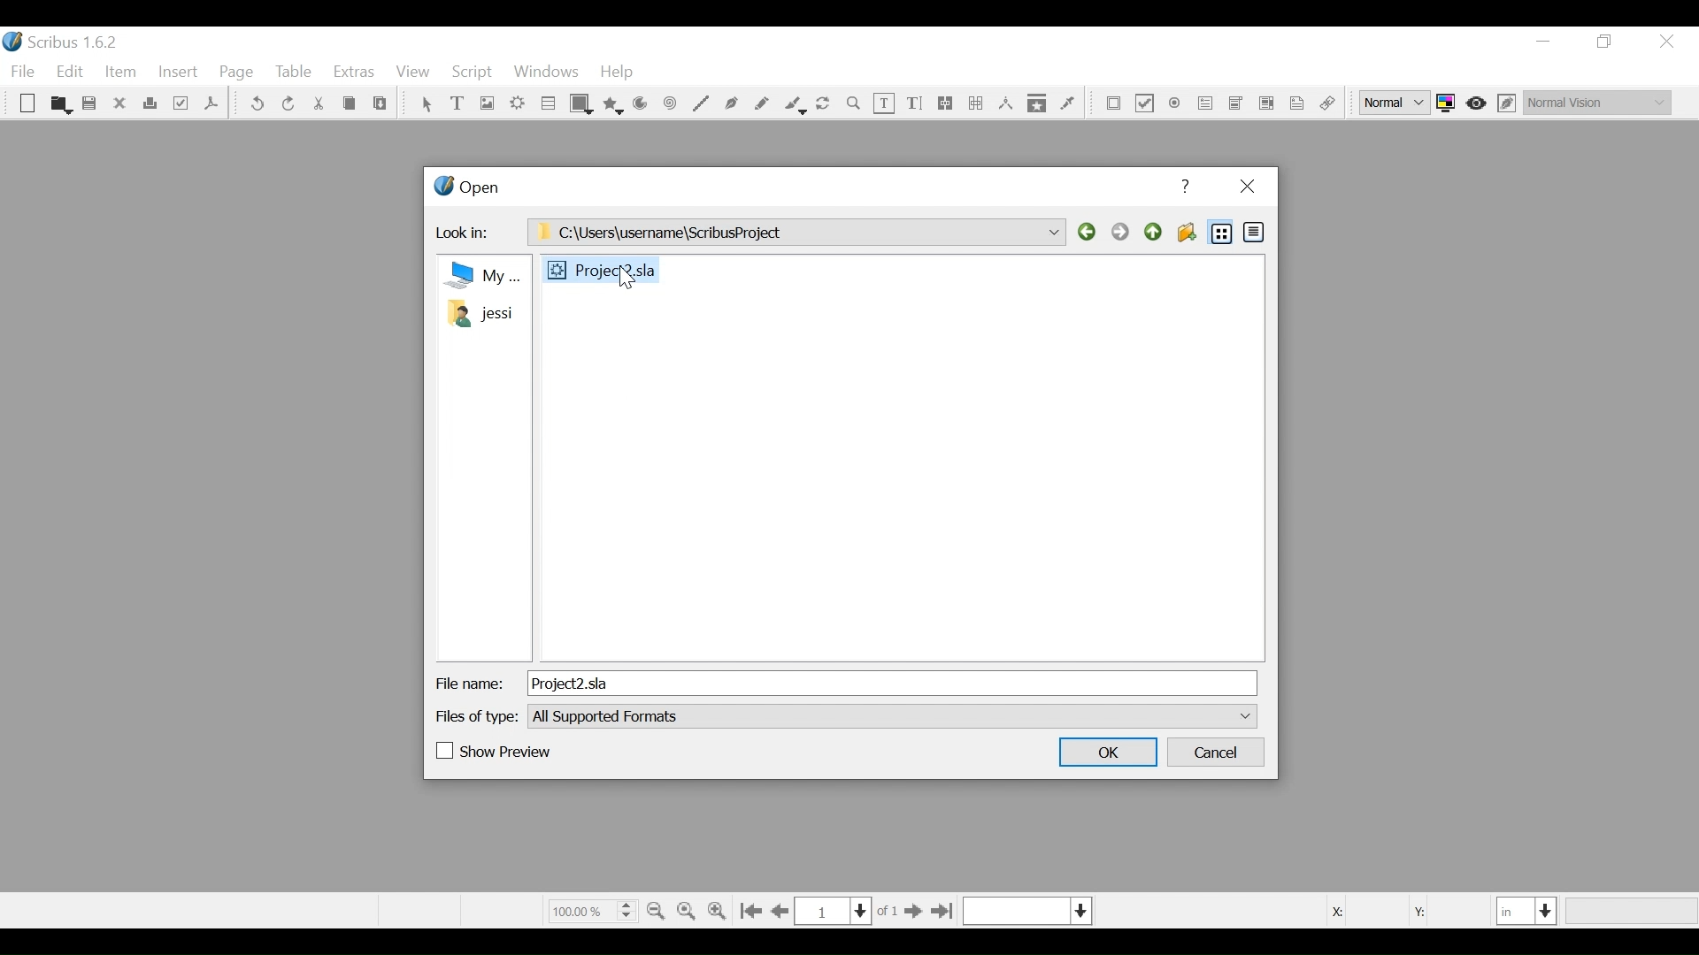  I want to click on minimize, so click(1543, 42).